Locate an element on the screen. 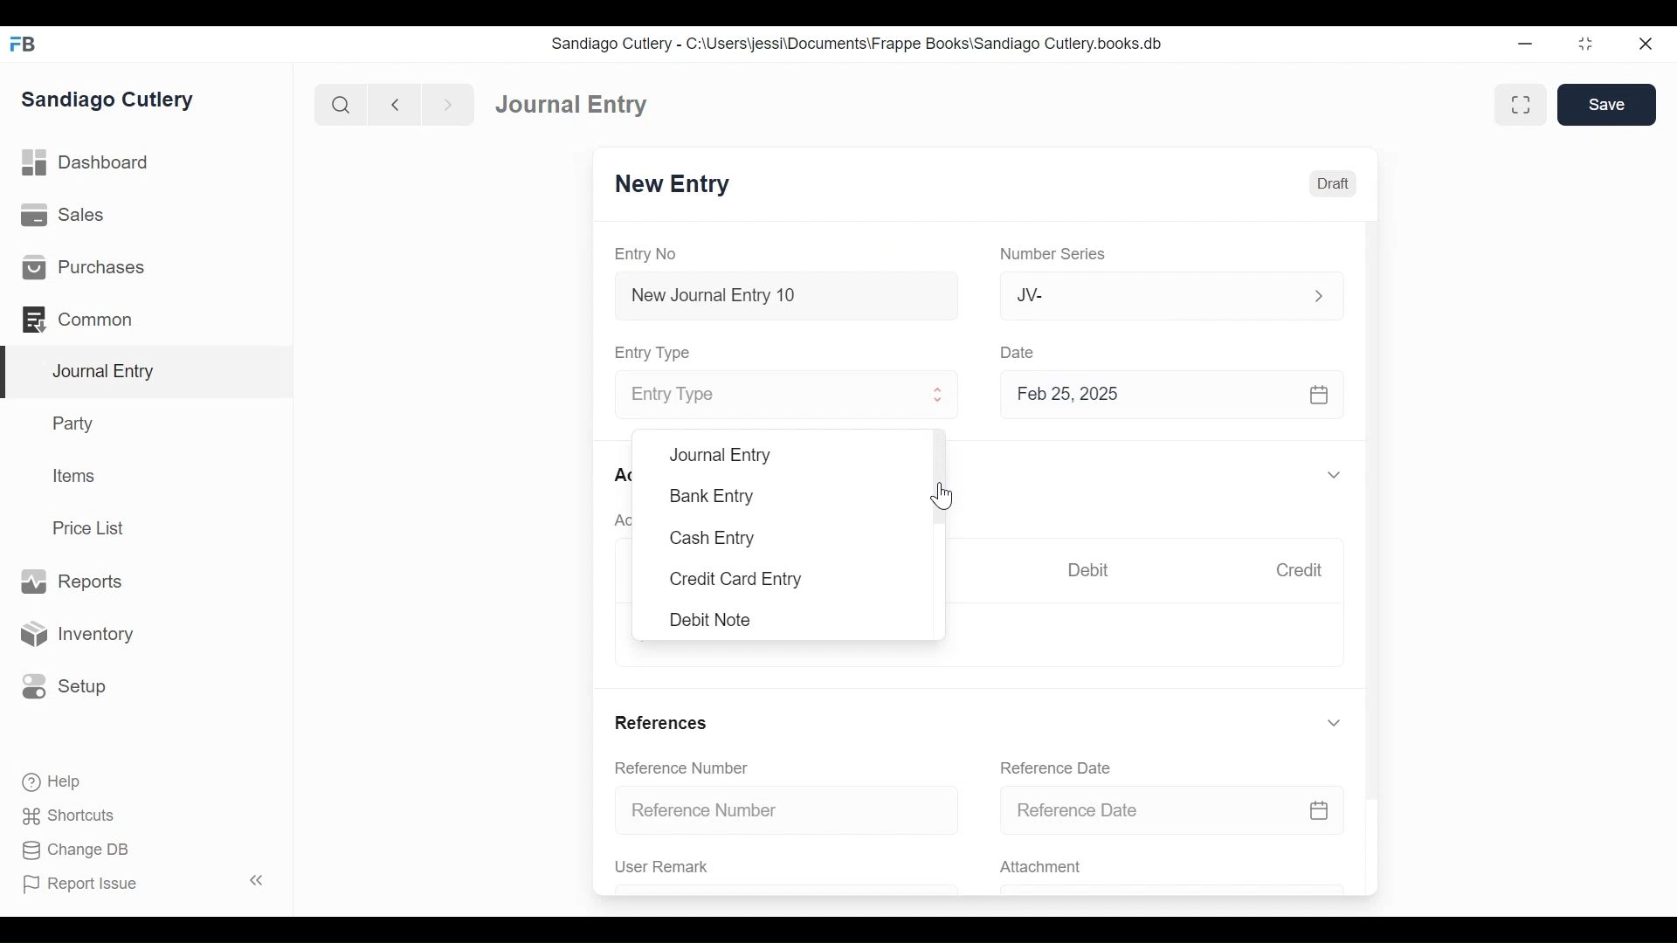  Attachment is located at coordinates (1044, 868).